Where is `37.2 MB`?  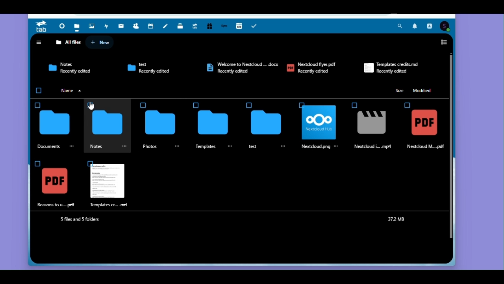
37.2 MB is located at coordinates (398, 220).